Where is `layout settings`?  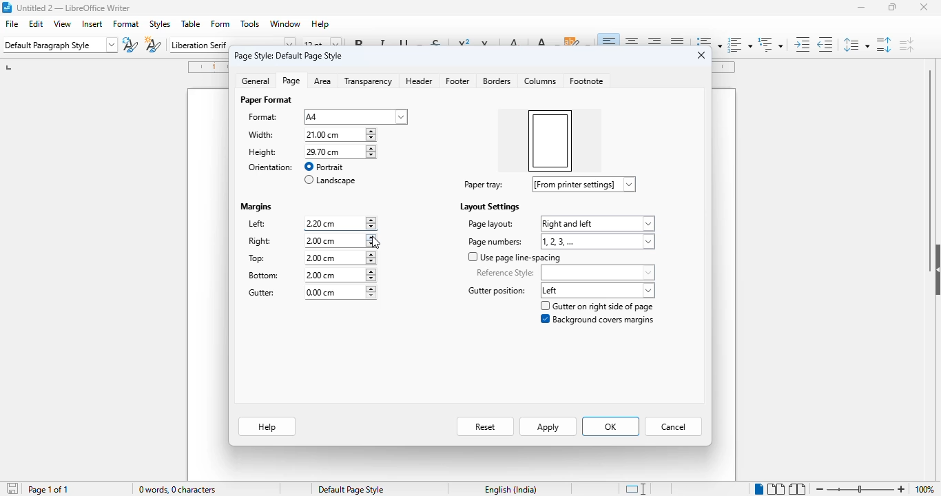 layout settings is located at coordinates (491, 207).